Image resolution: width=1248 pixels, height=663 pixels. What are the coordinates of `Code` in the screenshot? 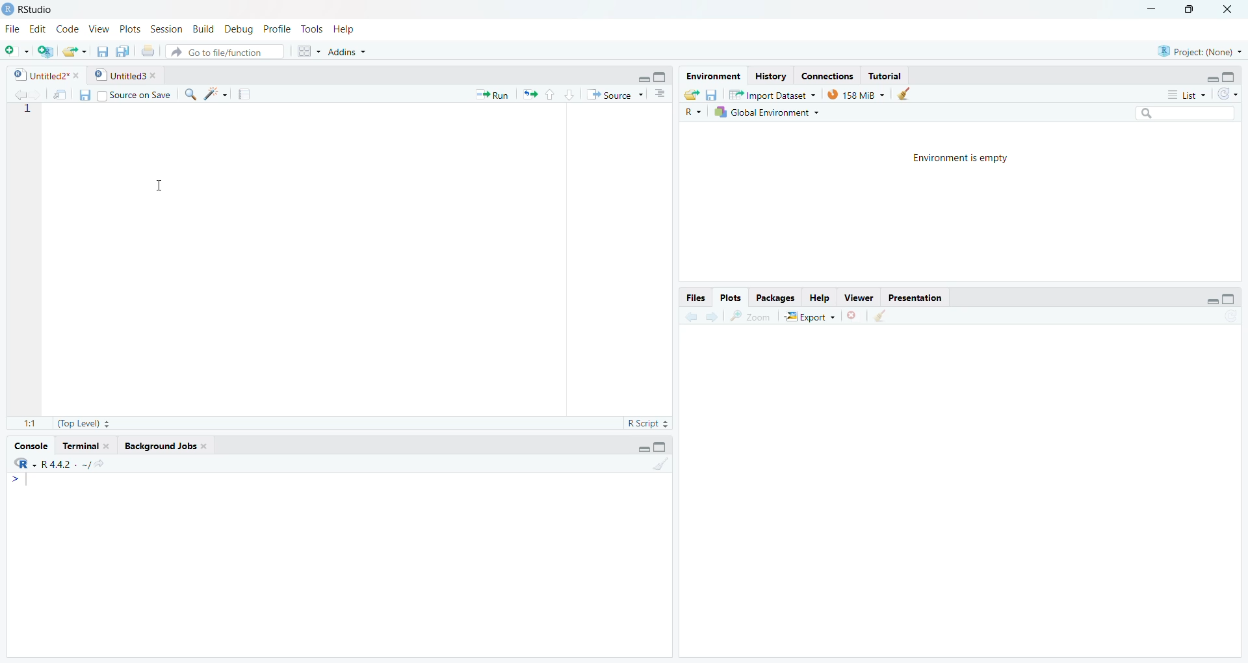 It's located at (67, 29).